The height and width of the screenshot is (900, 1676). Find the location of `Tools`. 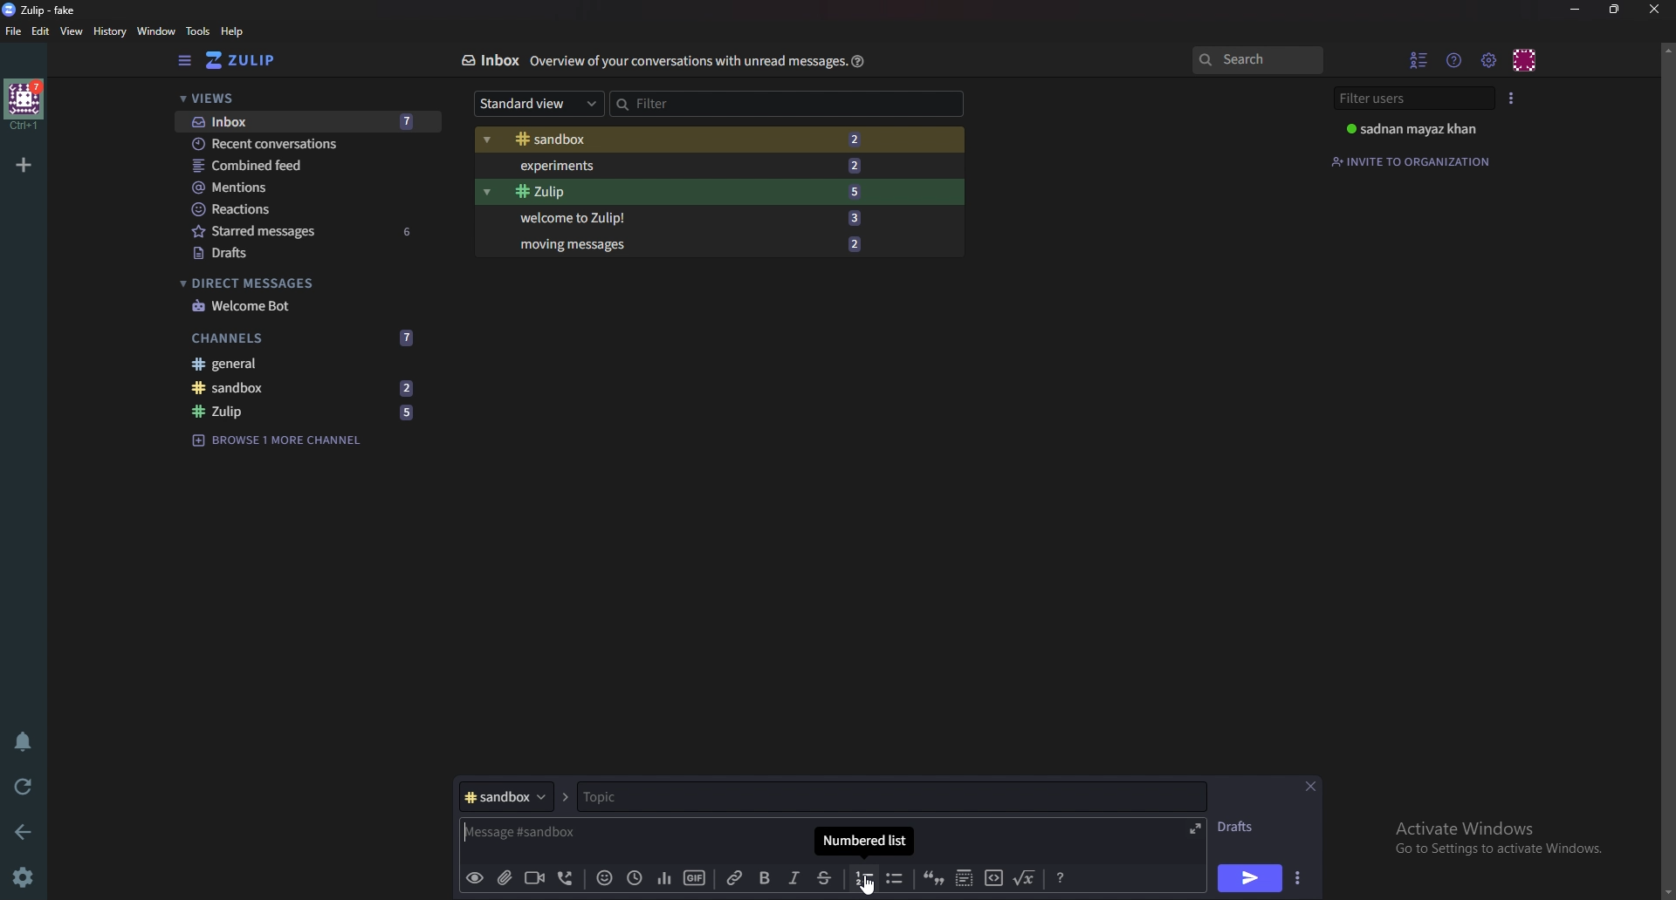

Tools is located at coordinates (197, 31).